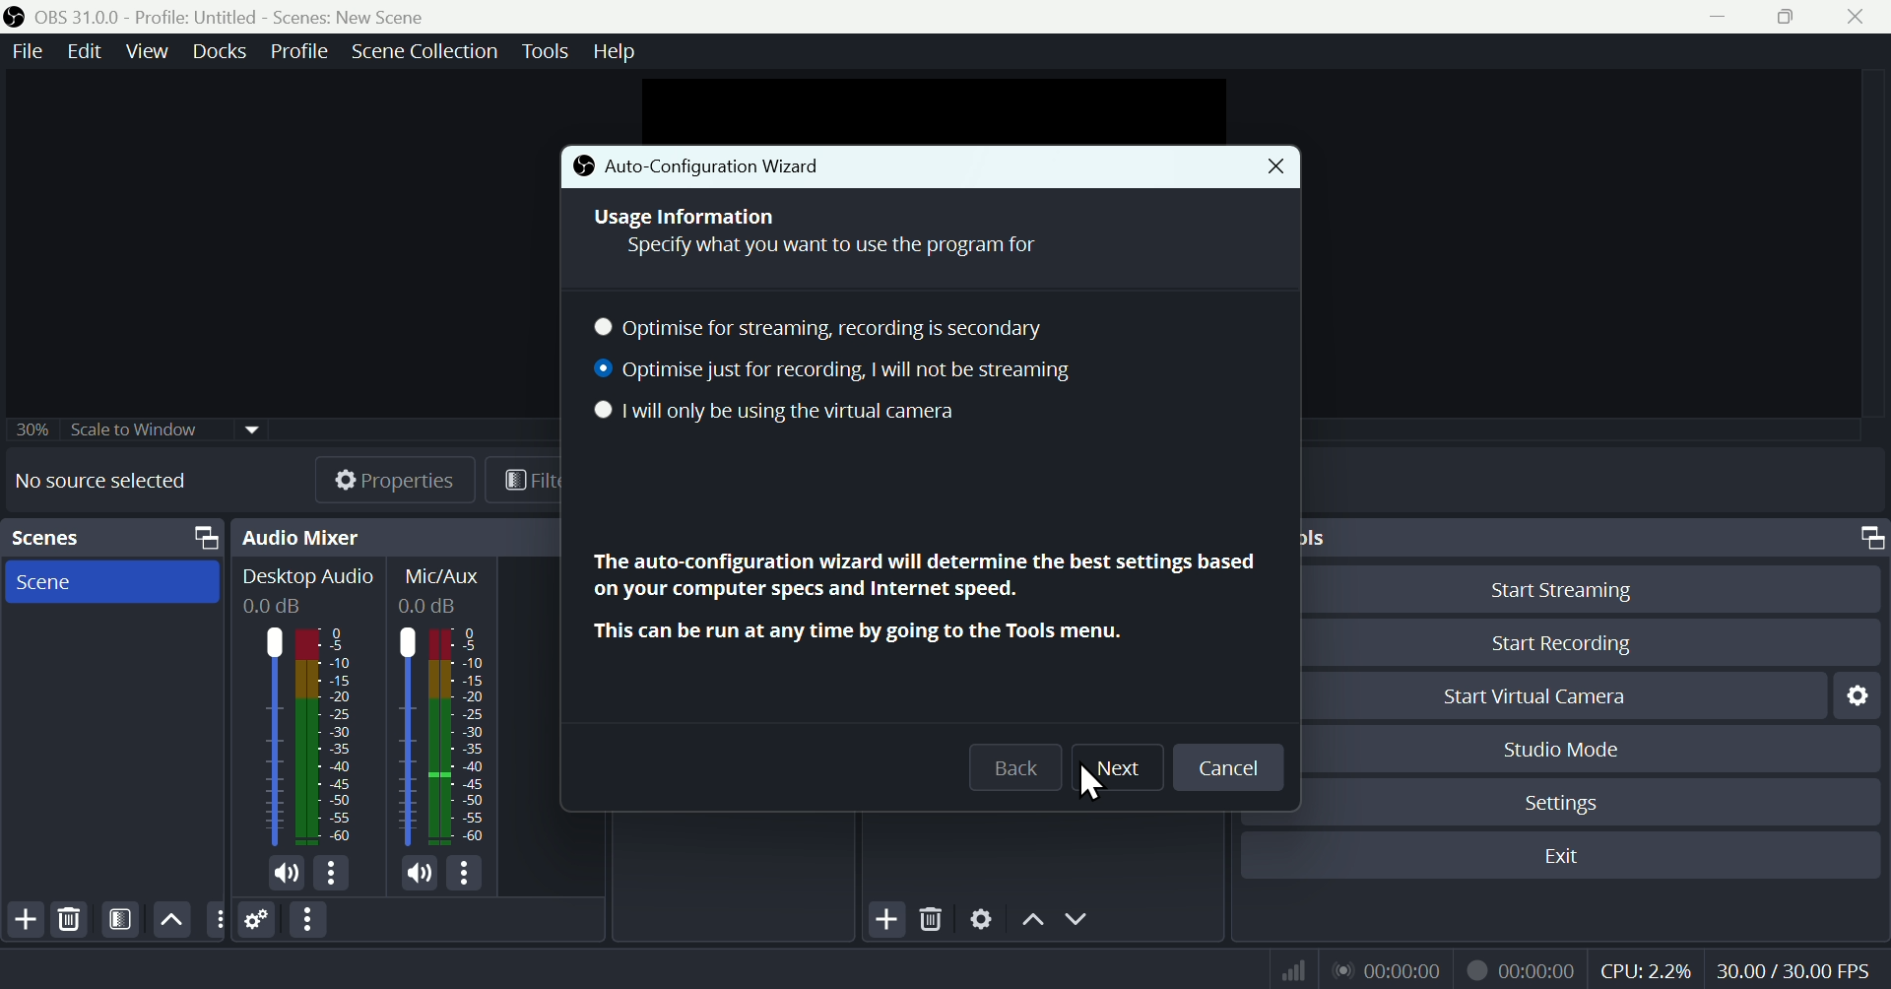 The height and width of the screenshot is (989, 1891). What do you see at coordinates (1080, 918) in the screenshot?
I see `Down` at bounding box center [1080, 918].